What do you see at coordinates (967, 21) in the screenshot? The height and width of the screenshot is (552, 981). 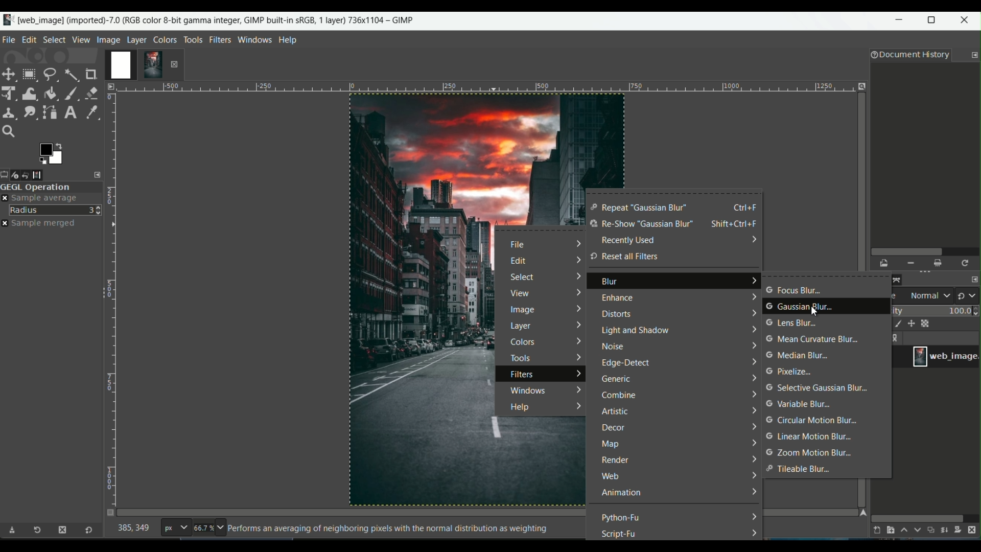 I see `close window` at bounding box center [967, 21].